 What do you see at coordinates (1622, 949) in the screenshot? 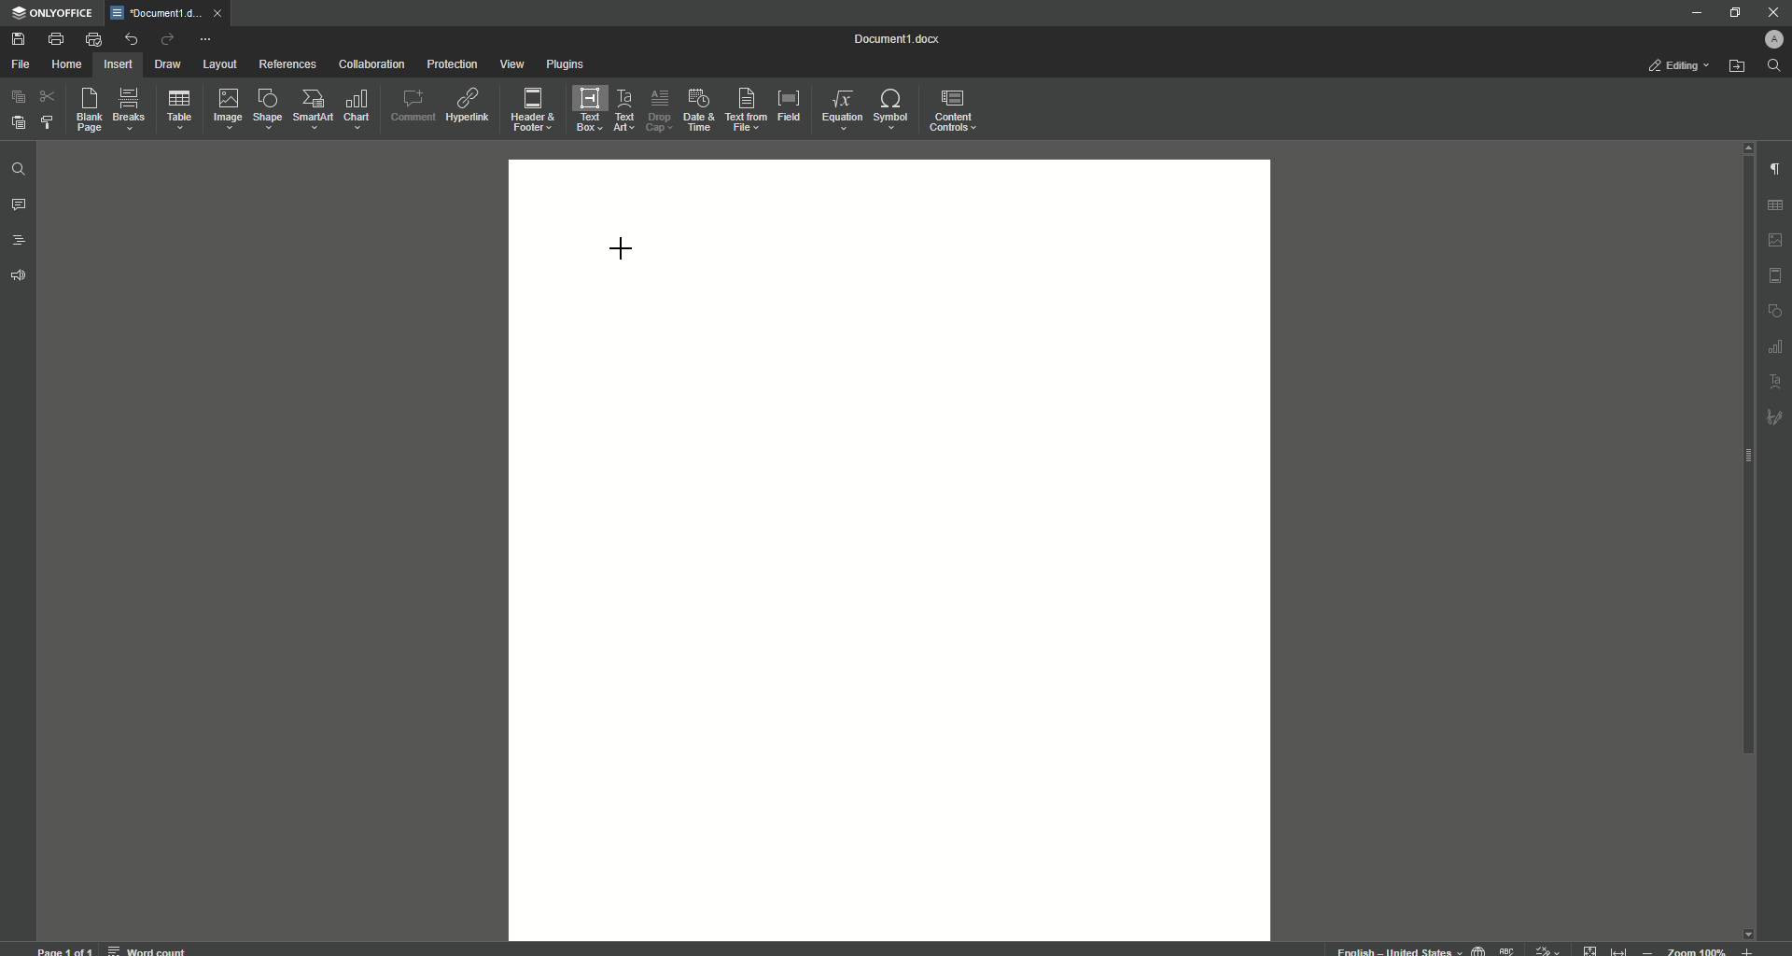
I see `fit to width` at bounding box center [1622, 949].